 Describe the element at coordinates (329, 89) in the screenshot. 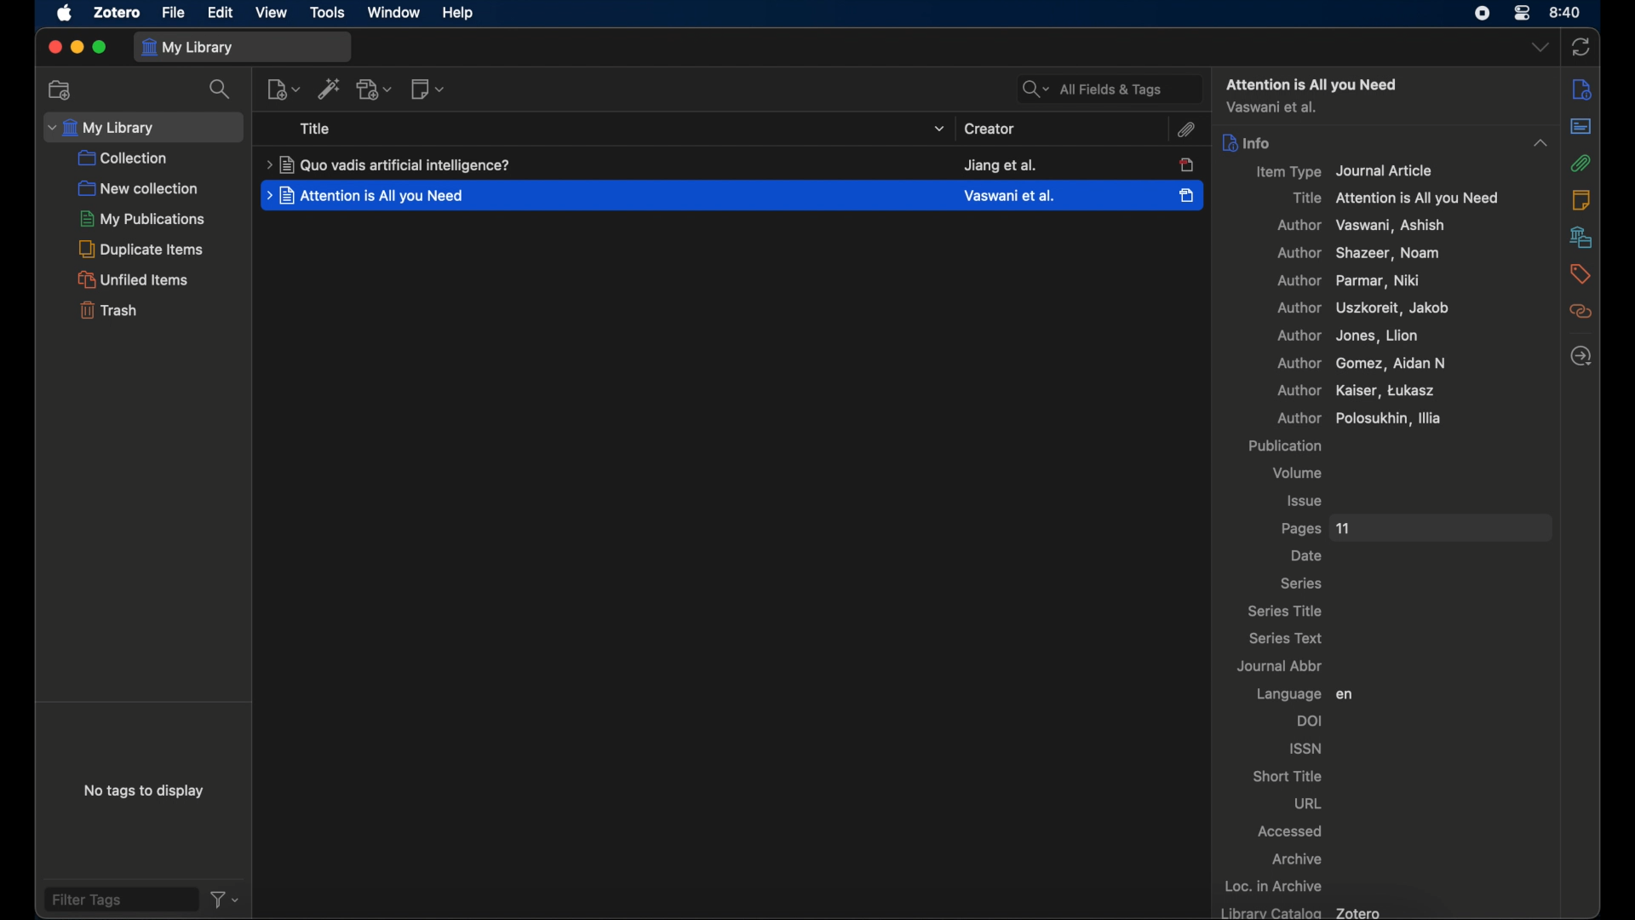

I see `add. items by identifier ` at that location.